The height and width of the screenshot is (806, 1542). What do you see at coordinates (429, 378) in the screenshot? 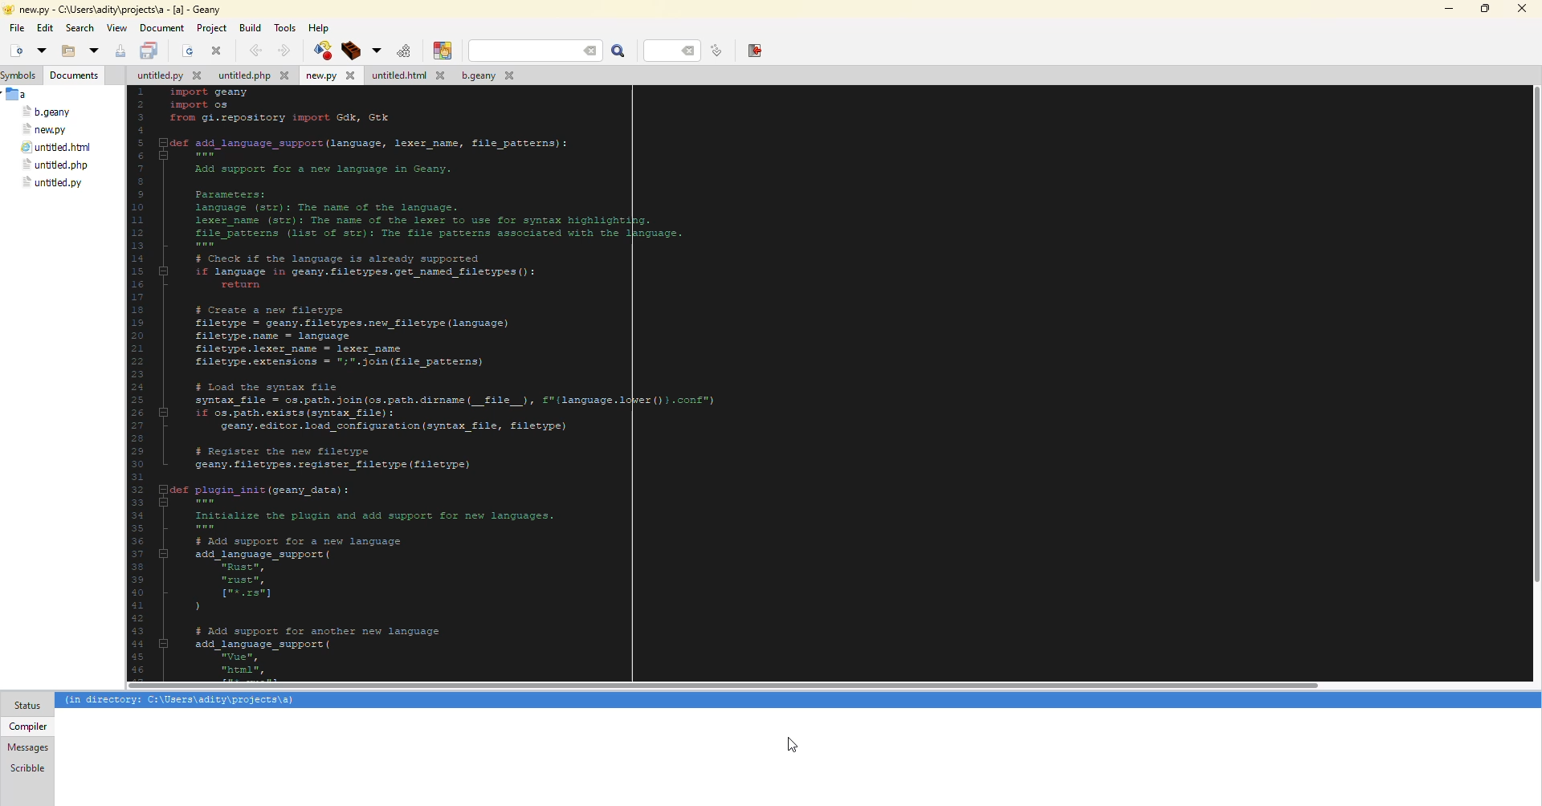
I see `code` at bounding box center [429, 378].